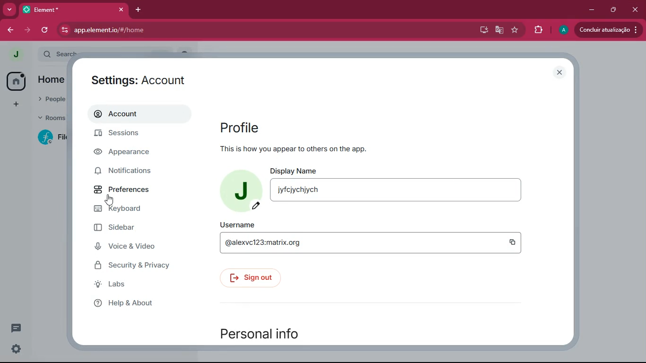 This screenshot has height=363, width=646. What do you see at coordinates (126, 285) in the screenshot?
I see `labs` at bounding box center [126, 285].